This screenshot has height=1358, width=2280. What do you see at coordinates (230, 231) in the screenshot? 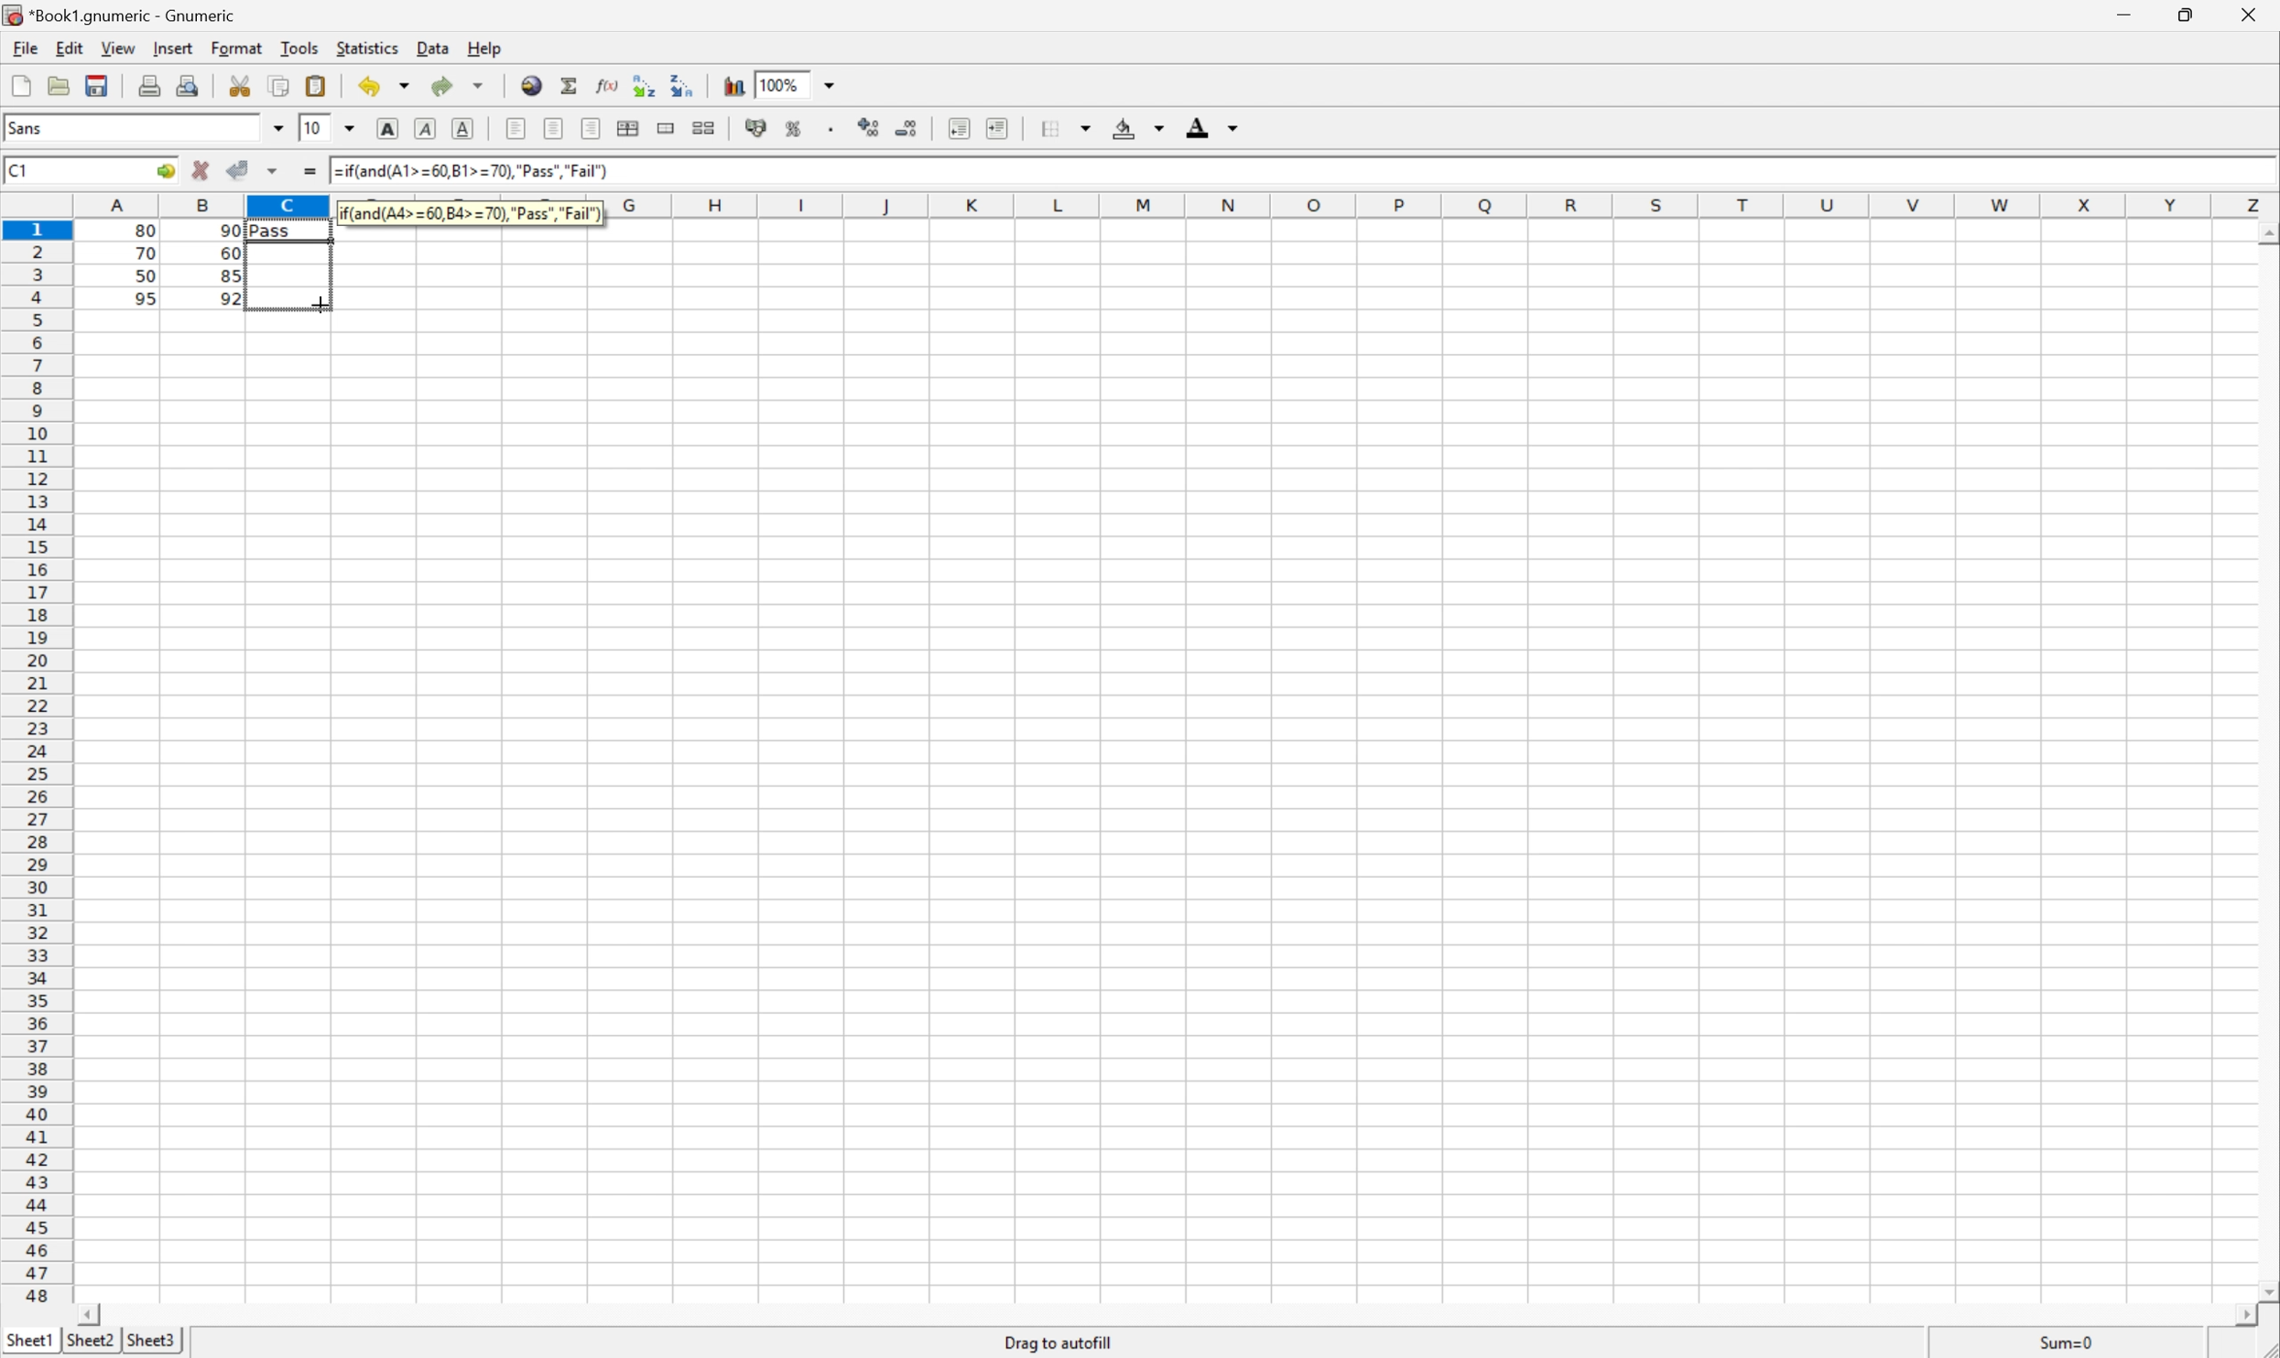
I see `90` at bounding box center [230, 231].